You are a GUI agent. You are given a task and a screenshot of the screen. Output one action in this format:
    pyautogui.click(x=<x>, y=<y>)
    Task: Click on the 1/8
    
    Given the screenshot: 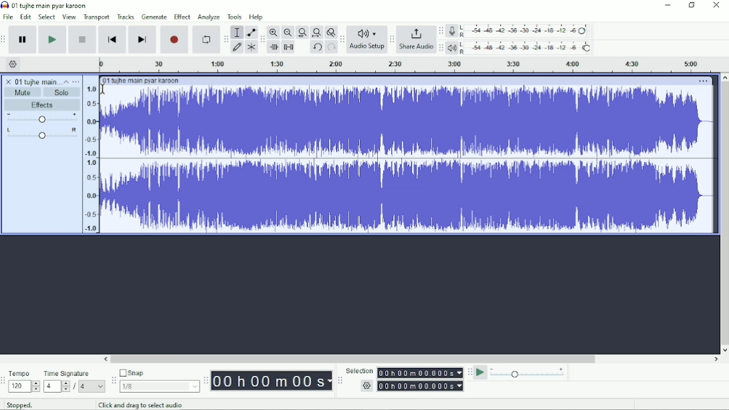 What is the action you would take?
    pyautogui.click(x=160, y=386)
    